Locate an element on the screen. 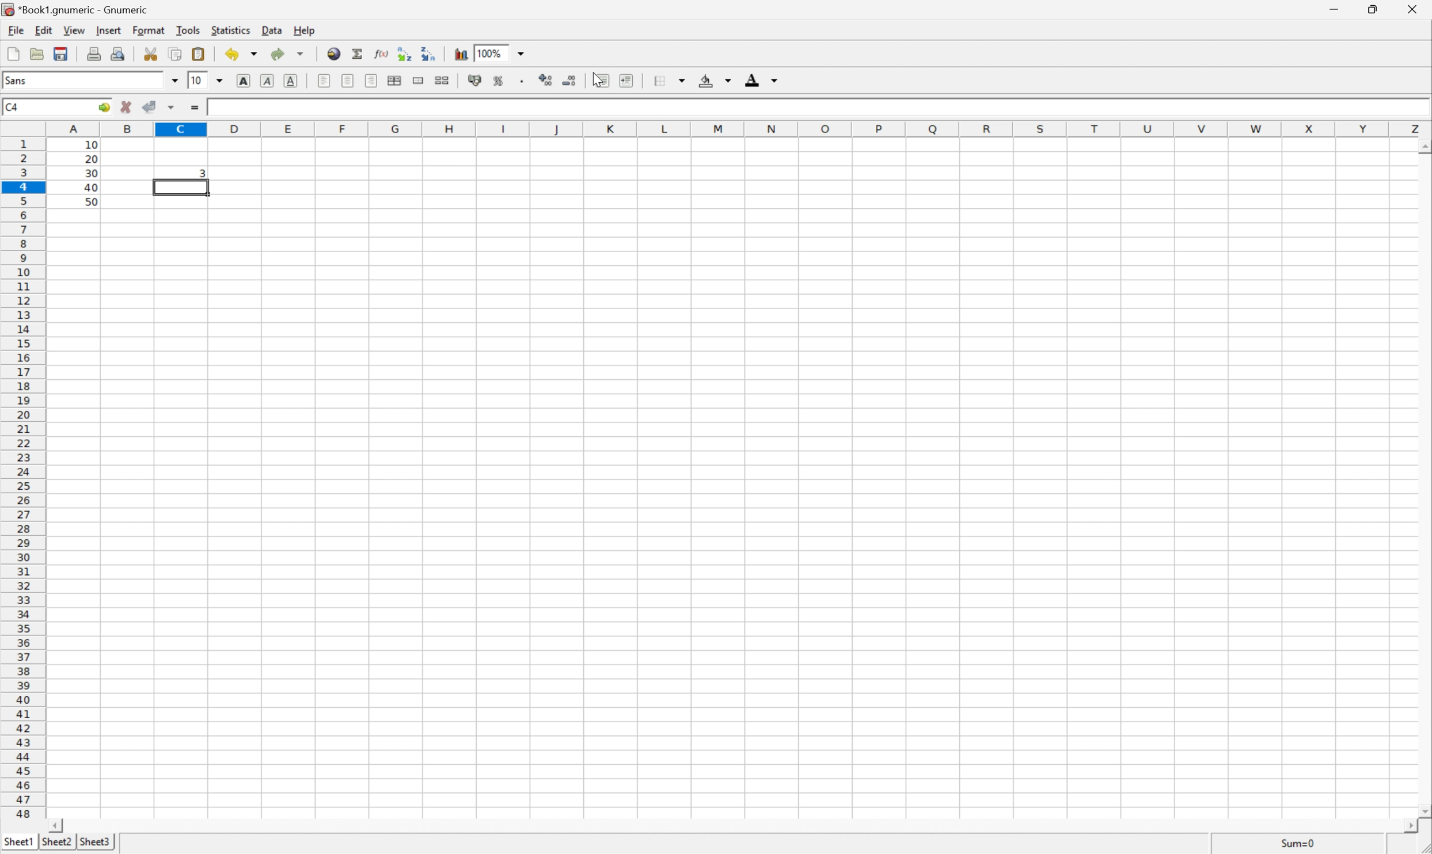  Accept change in multiple cells is located at coordinates (171, 108).